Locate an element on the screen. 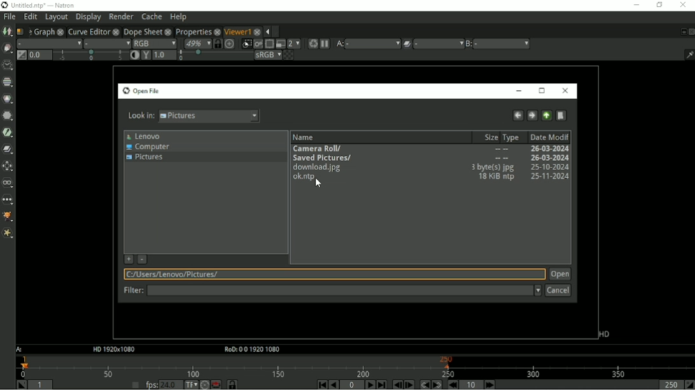 The height and width of the screenshot is (390, 695). Channel is located at coordinates (8, 83).